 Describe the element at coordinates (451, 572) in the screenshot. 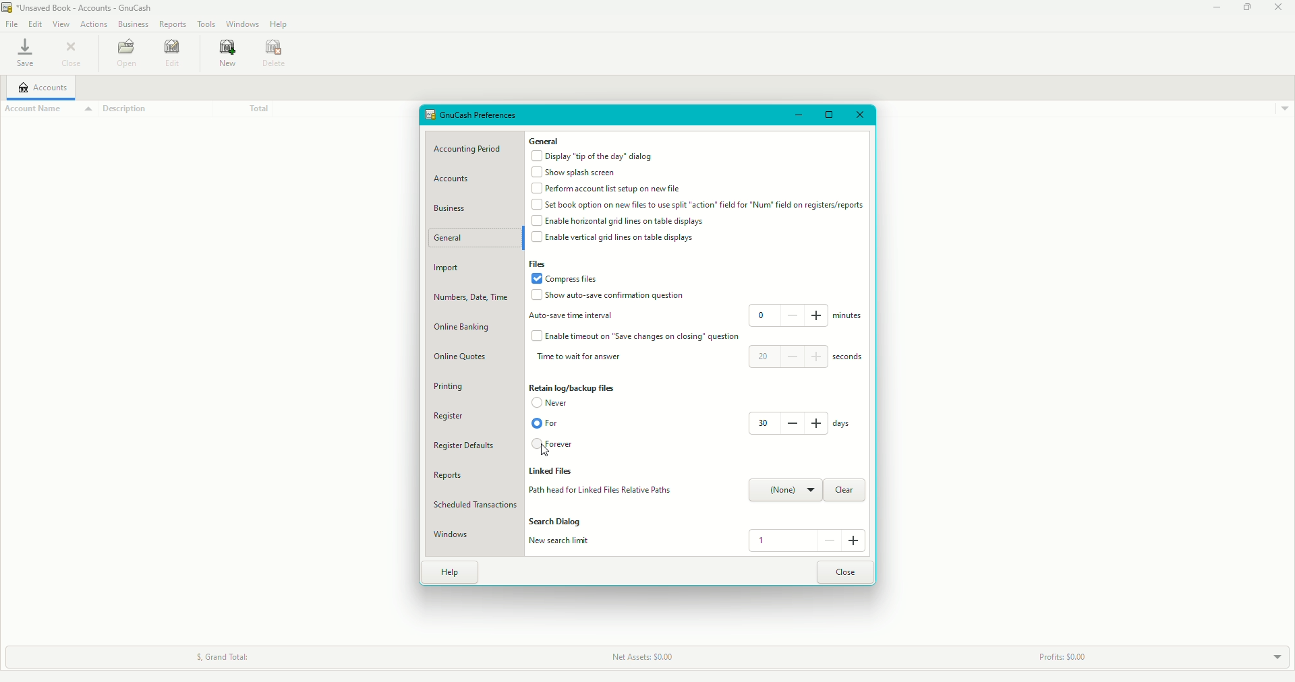

I see `Help` at that location.